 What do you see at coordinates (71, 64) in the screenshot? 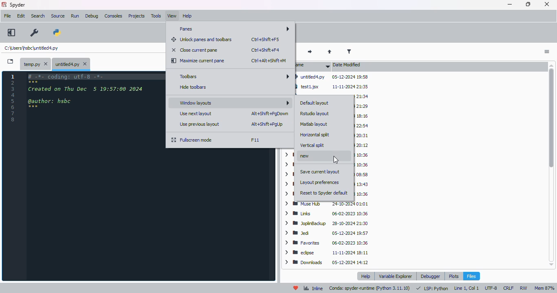
I see `untitled4.py` at bounding box center [71, 64].